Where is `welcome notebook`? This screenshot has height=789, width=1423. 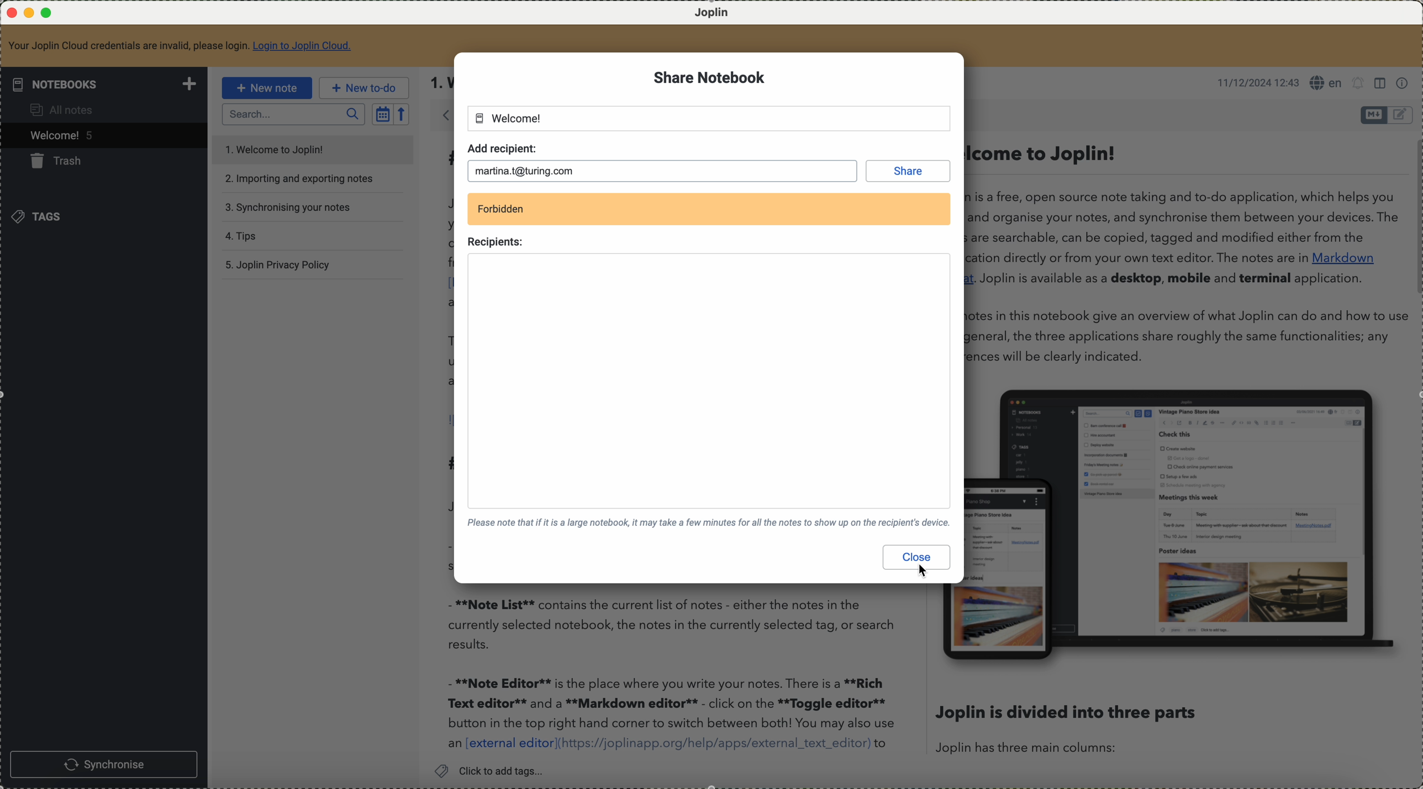
welcome notebook is located at coordinates (509, 118).